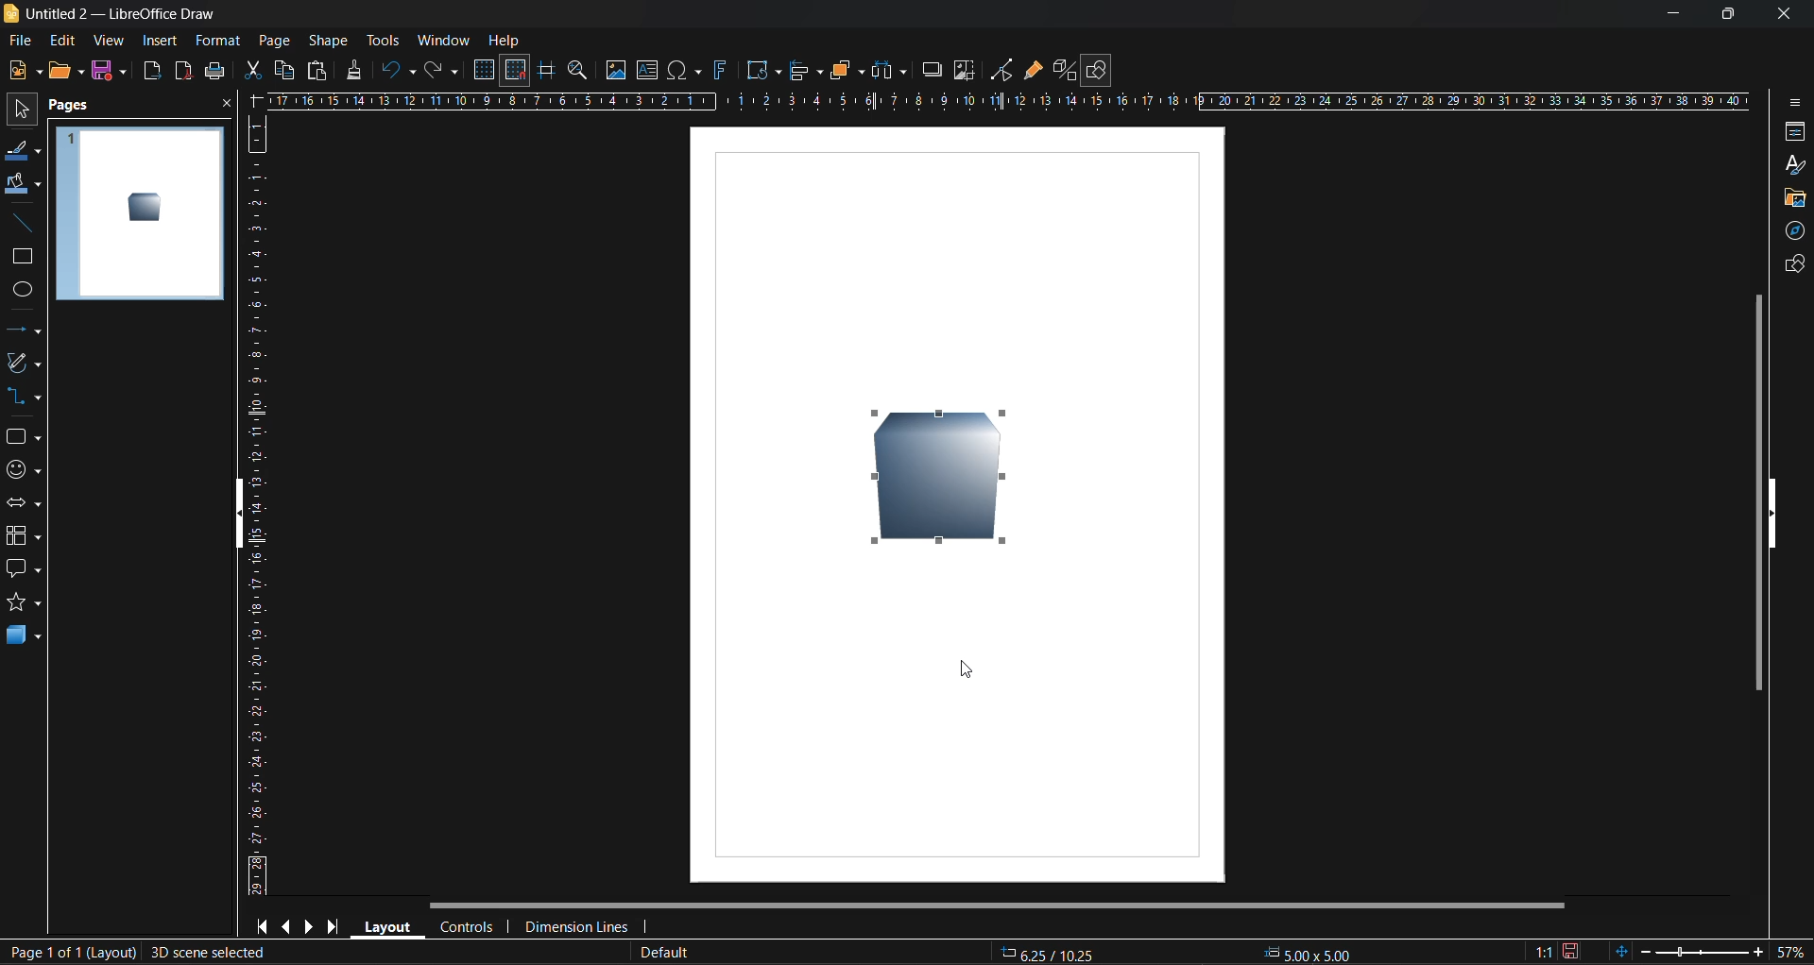 Image resolution: width=1814 pixels, height=965 pixels. What do you see at coordinates (273, 40) in the screenshot?
I see `page` at bounding box center [273, 40].